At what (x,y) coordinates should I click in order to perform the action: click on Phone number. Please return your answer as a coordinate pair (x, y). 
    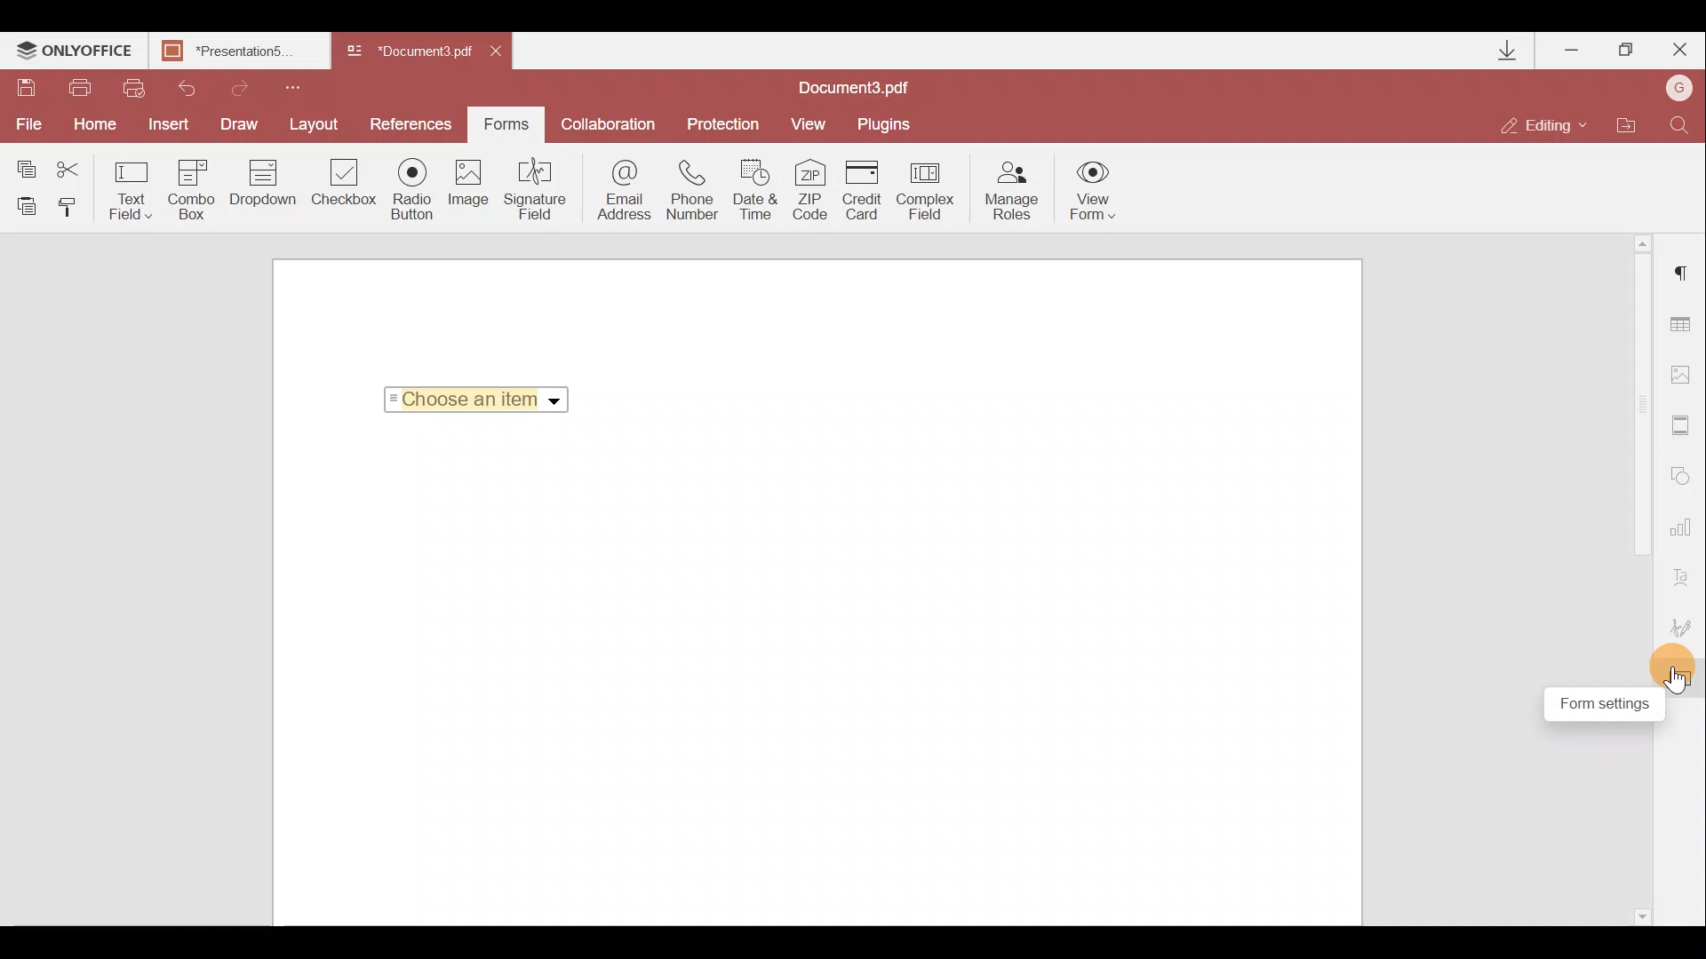
    Looking at the image, I should click on (695, 191).